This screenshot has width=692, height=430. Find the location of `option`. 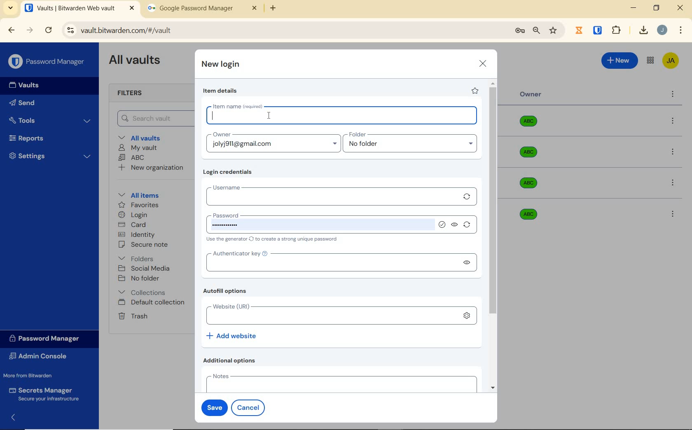

option is located at coordinates (674, 122).